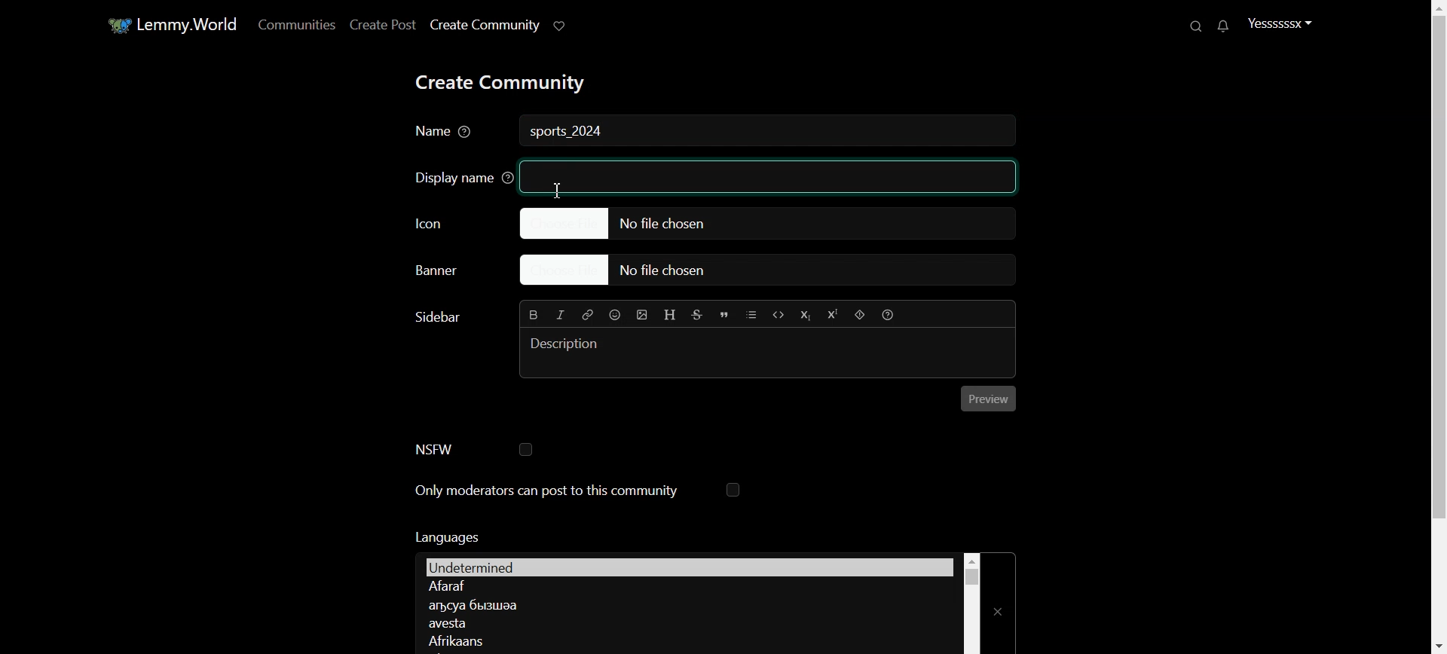 The image size is (1447, 654). I want to click on Emoji, so click(616, 314).